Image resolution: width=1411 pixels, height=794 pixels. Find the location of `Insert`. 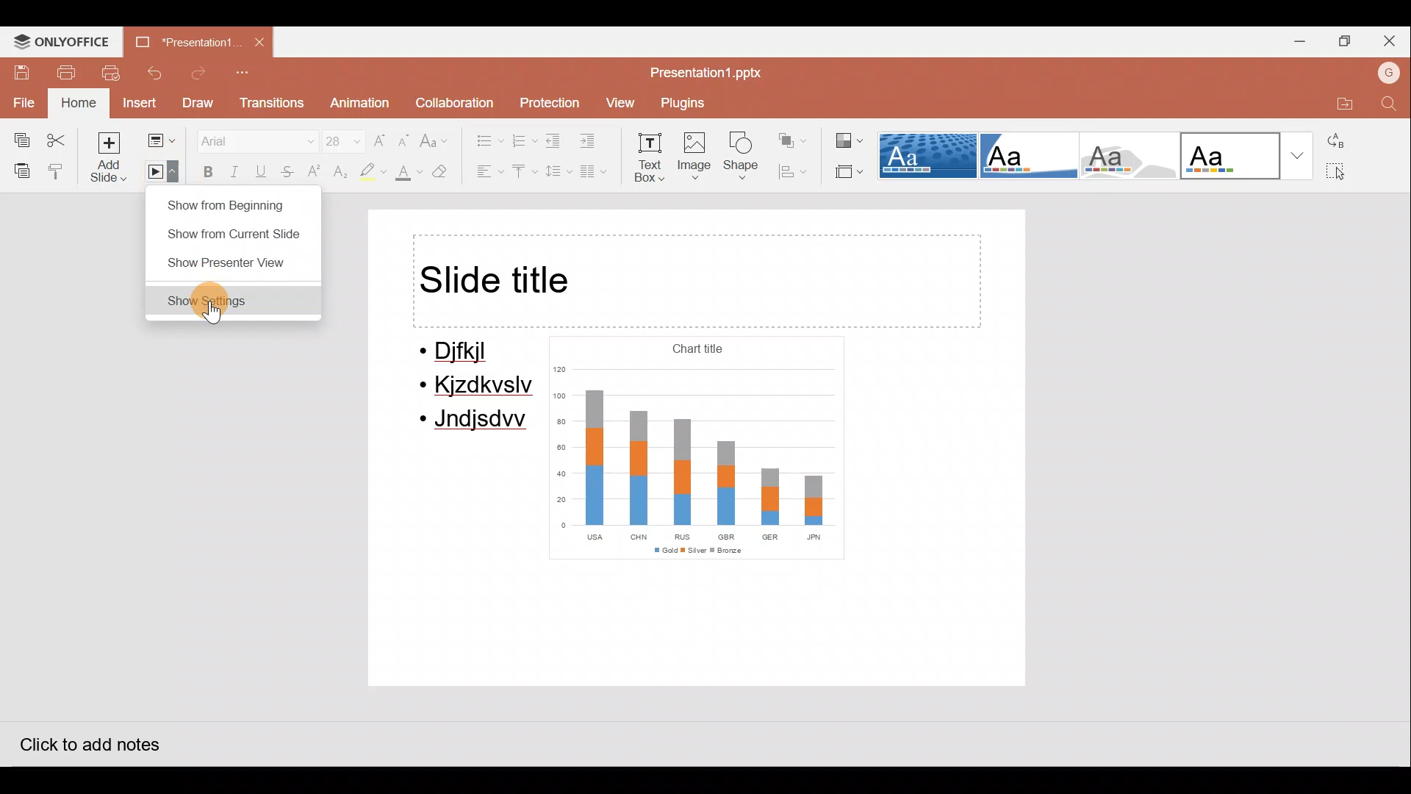

Insert is located at coordinates (135, 104).